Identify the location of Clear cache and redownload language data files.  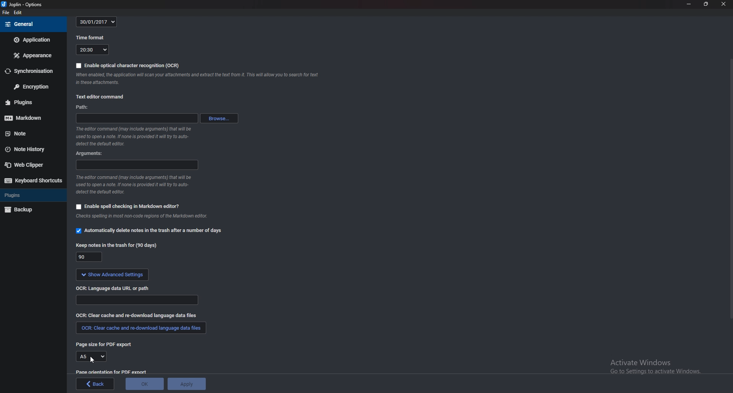
(137, 316).